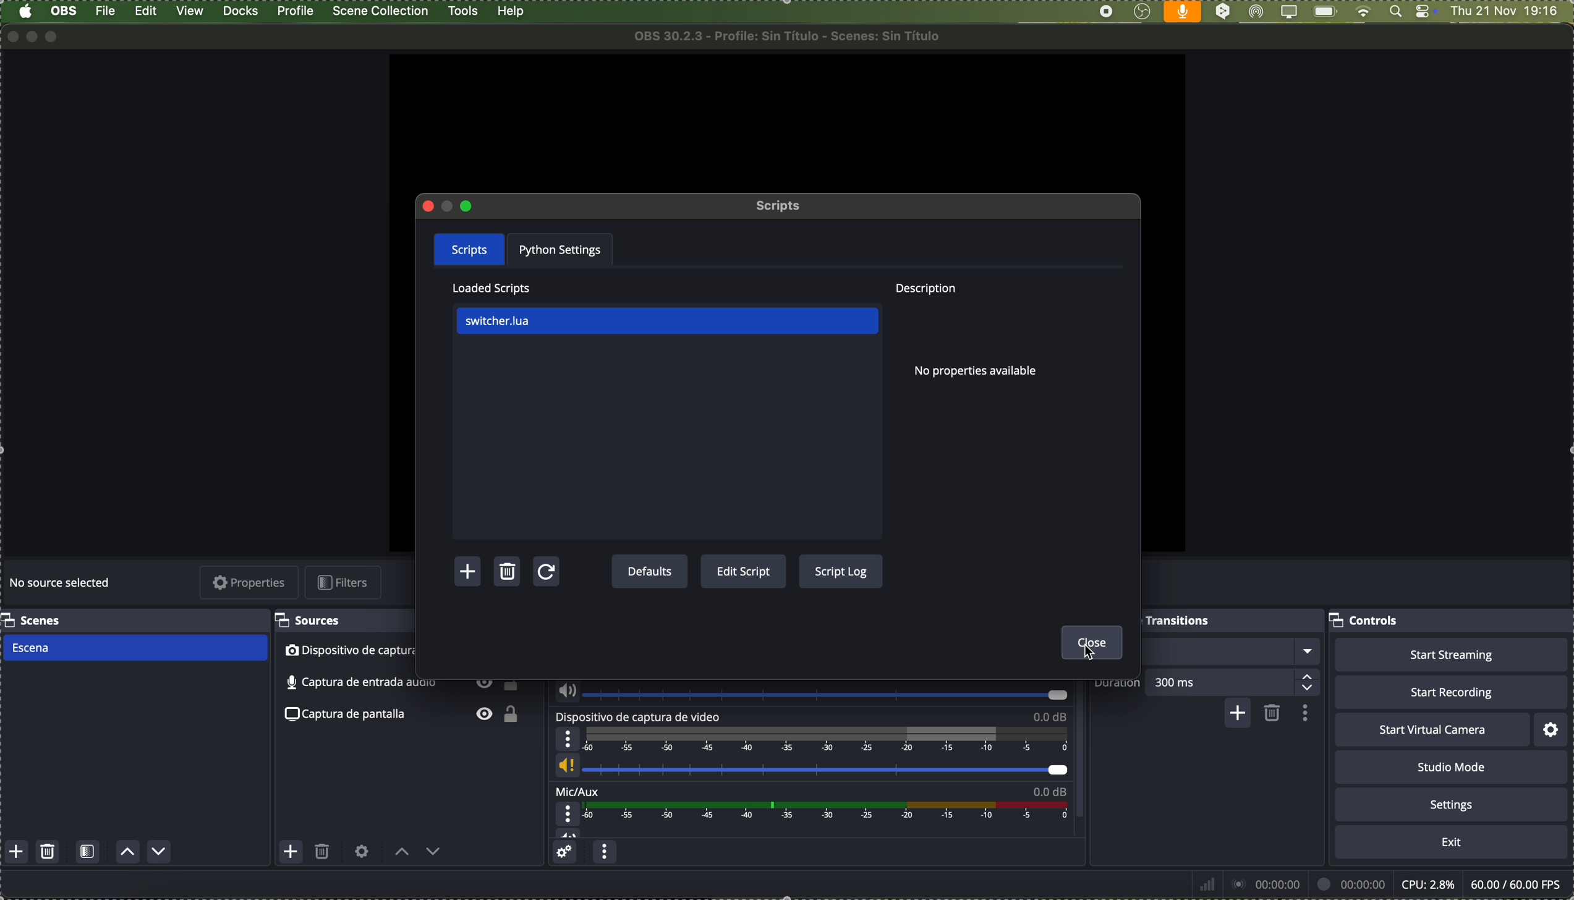 The width and height of the screenshot is (1574, 900). Describe the element at coordinates (545, 574) in the screenshot. I see `refresh` at that location.